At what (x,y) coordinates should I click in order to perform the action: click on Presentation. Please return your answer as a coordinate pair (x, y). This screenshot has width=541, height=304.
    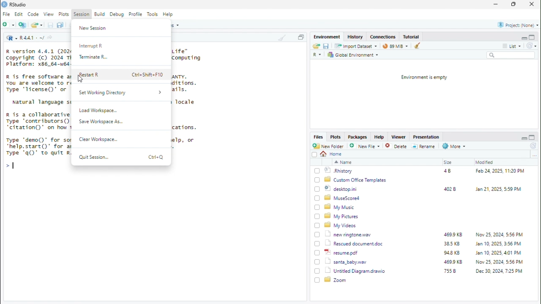
    Looking at the image, I should click on (427, 137).